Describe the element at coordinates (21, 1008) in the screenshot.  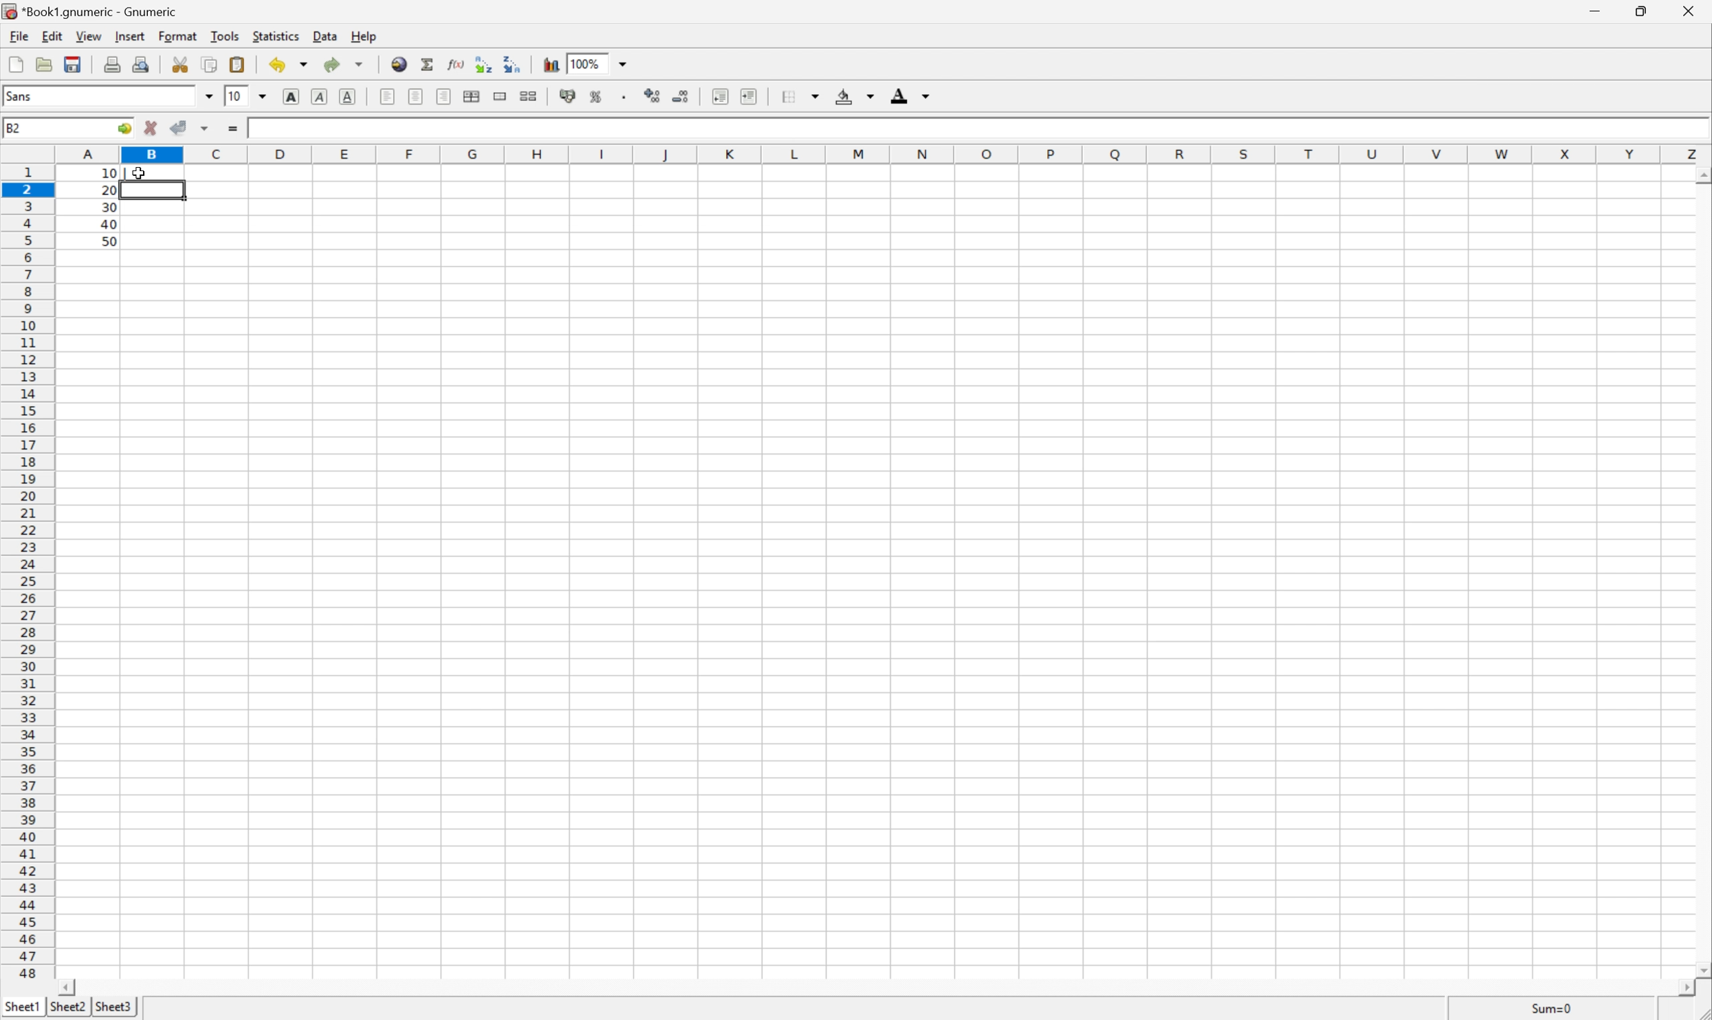
I see `Sheet1` at that location.